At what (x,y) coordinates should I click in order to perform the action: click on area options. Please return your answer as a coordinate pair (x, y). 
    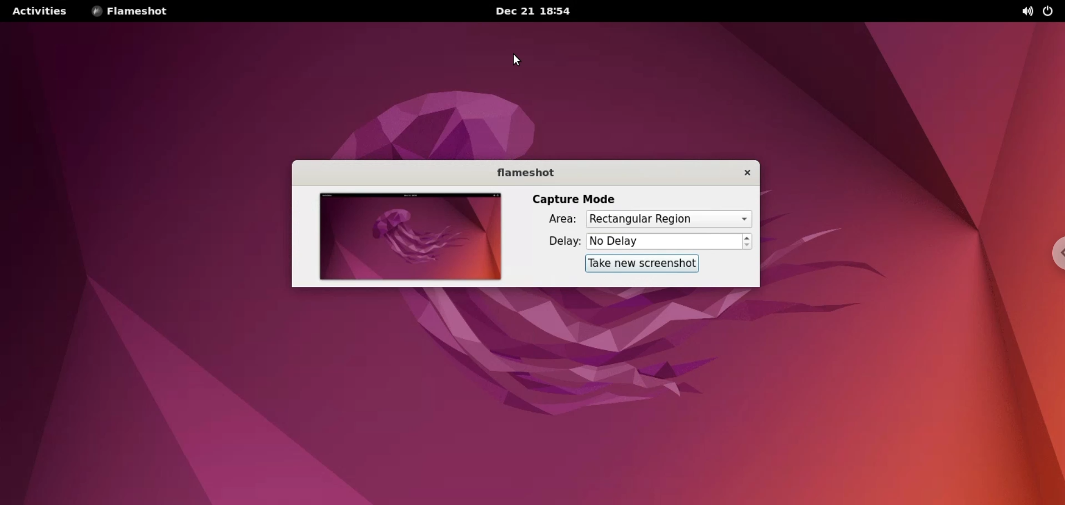
    Looking at the image, I should click on (669, 220).